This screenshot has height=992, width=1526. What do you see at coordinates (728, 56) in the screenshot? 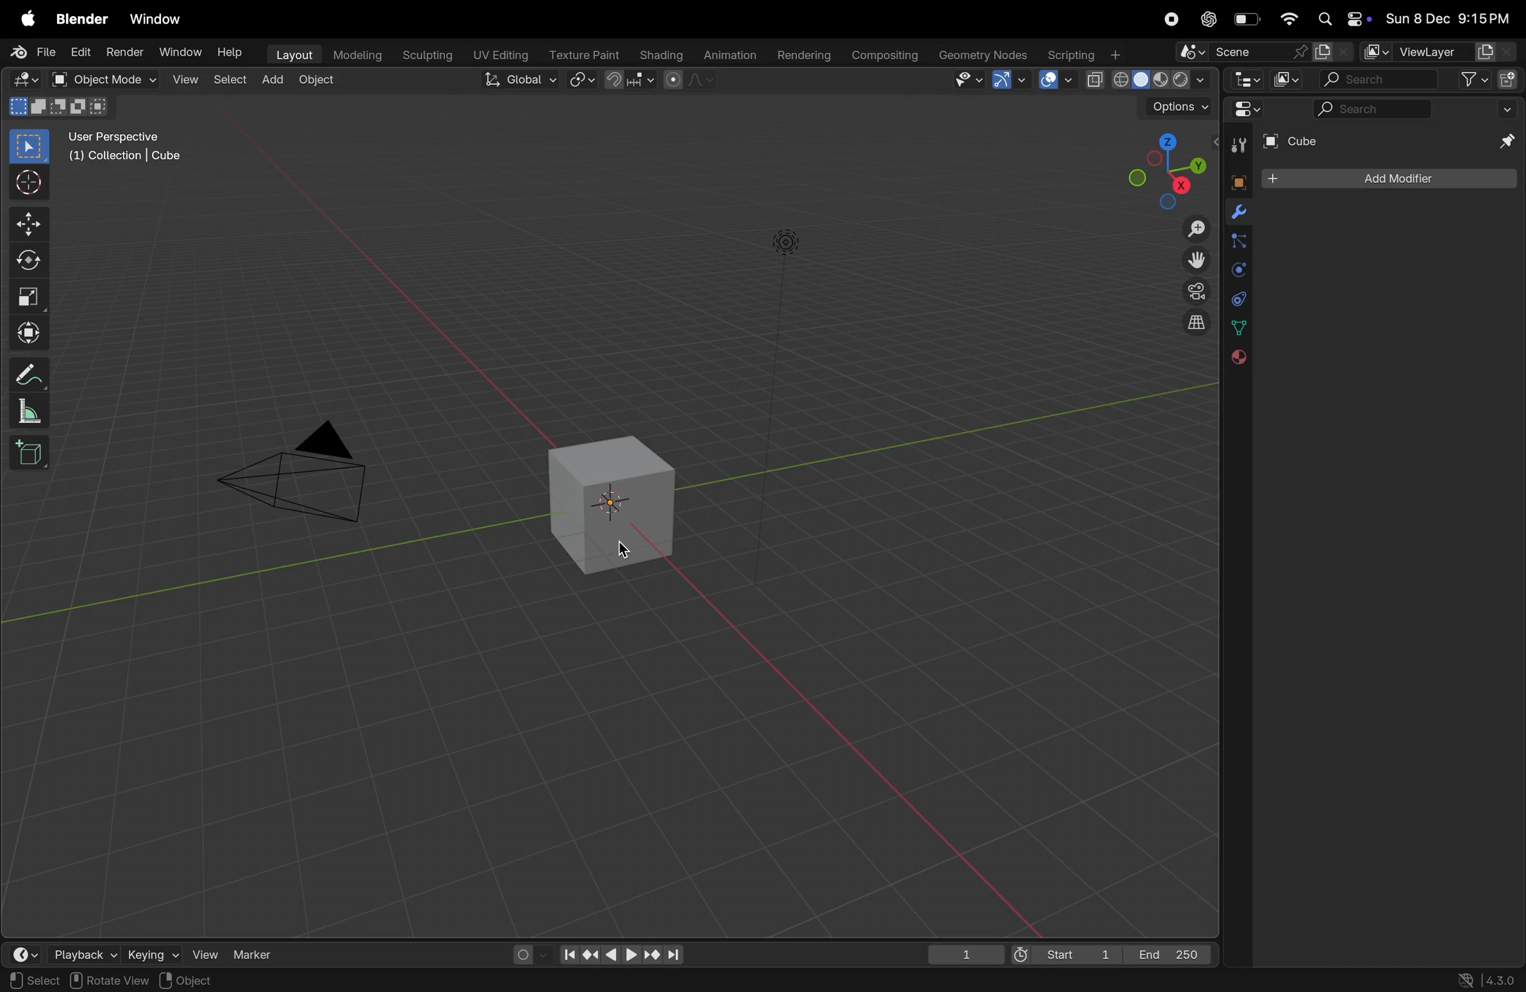
I see `animations` at bounding box center [728, 56].